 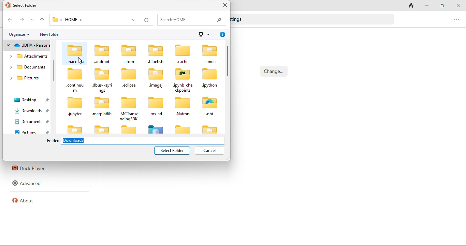 I want to click on pictures, so click(x=30, y=132).